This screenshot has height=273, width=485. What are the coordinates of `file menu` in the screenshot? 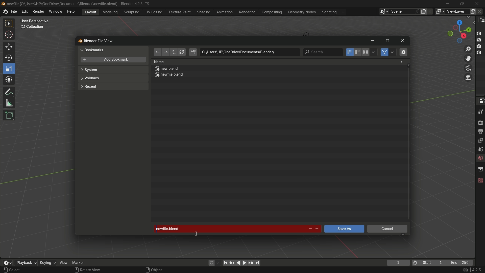 It's located at (14, 12).